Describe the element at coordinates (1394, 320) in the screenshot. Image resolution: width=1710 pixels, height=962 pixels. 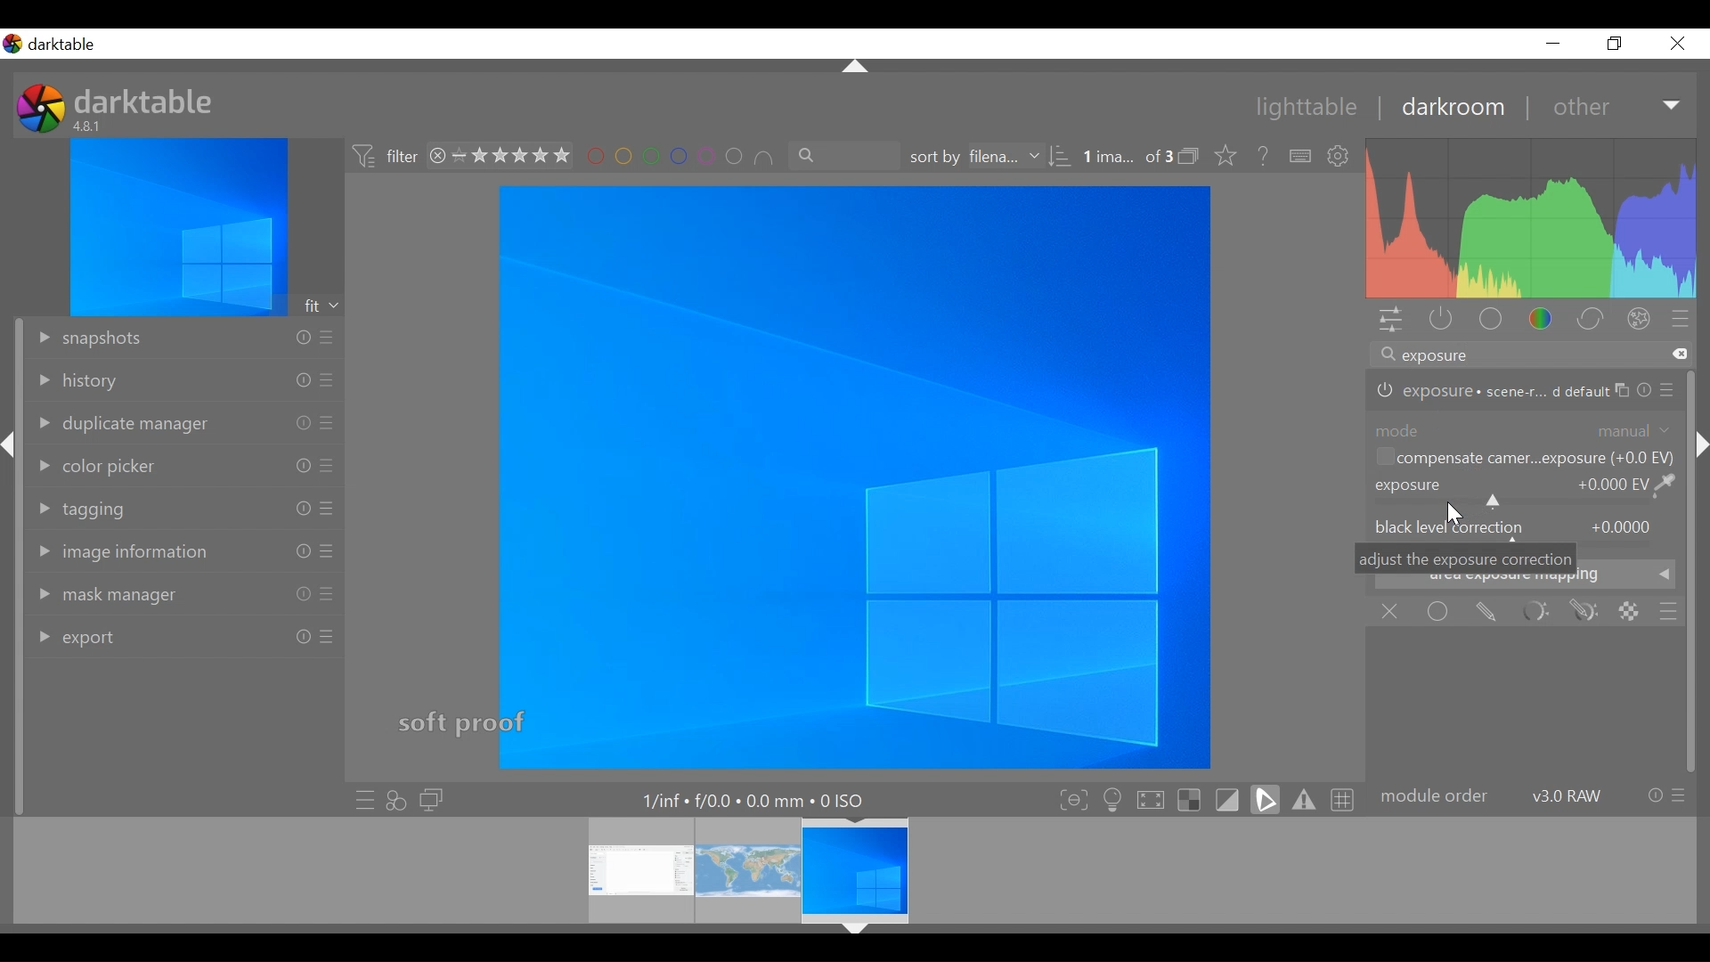
I see `quick access panel` at that location.